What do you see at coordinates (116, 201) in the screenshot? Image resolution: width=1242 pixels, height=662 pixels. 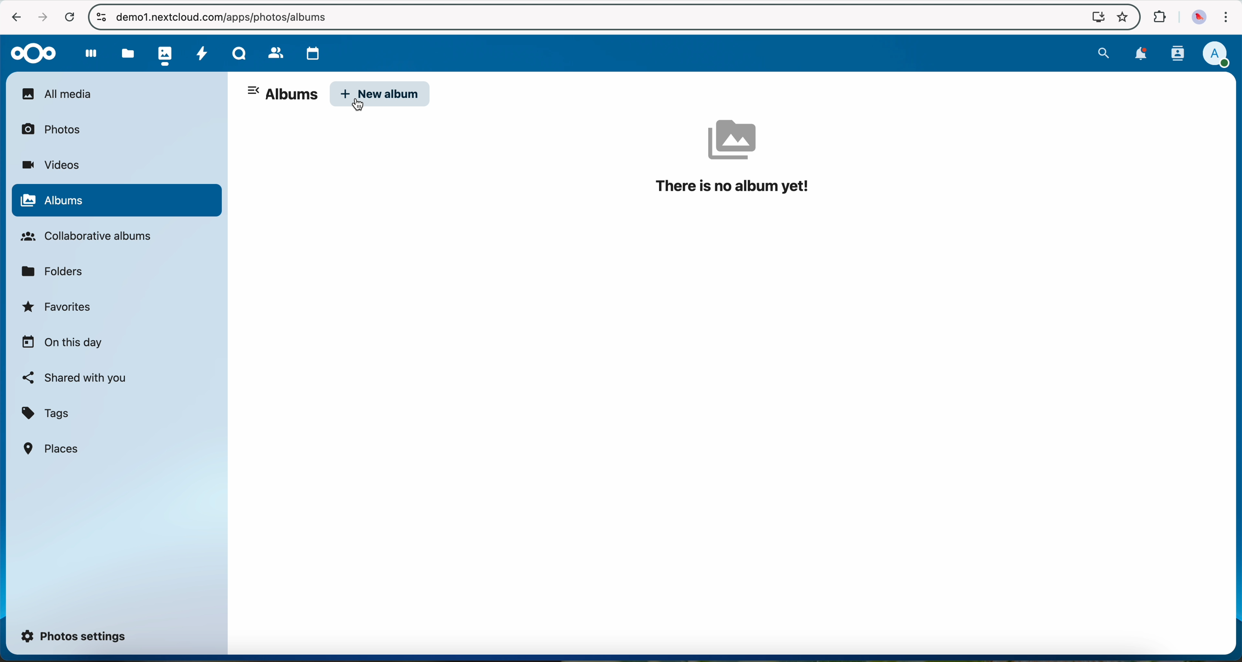 I see `click on albums` at bounding box center [116, 201].